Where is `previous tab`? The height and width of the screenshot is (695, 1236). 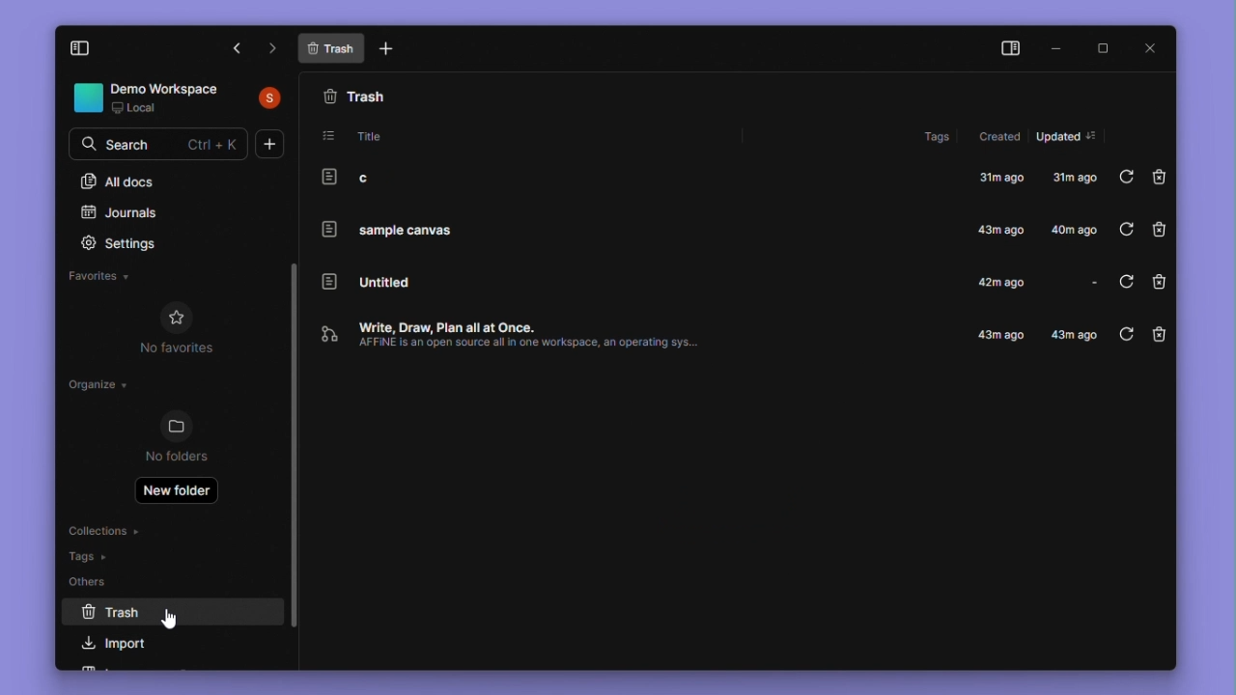 previous tab is located at coordinates (235, 47).